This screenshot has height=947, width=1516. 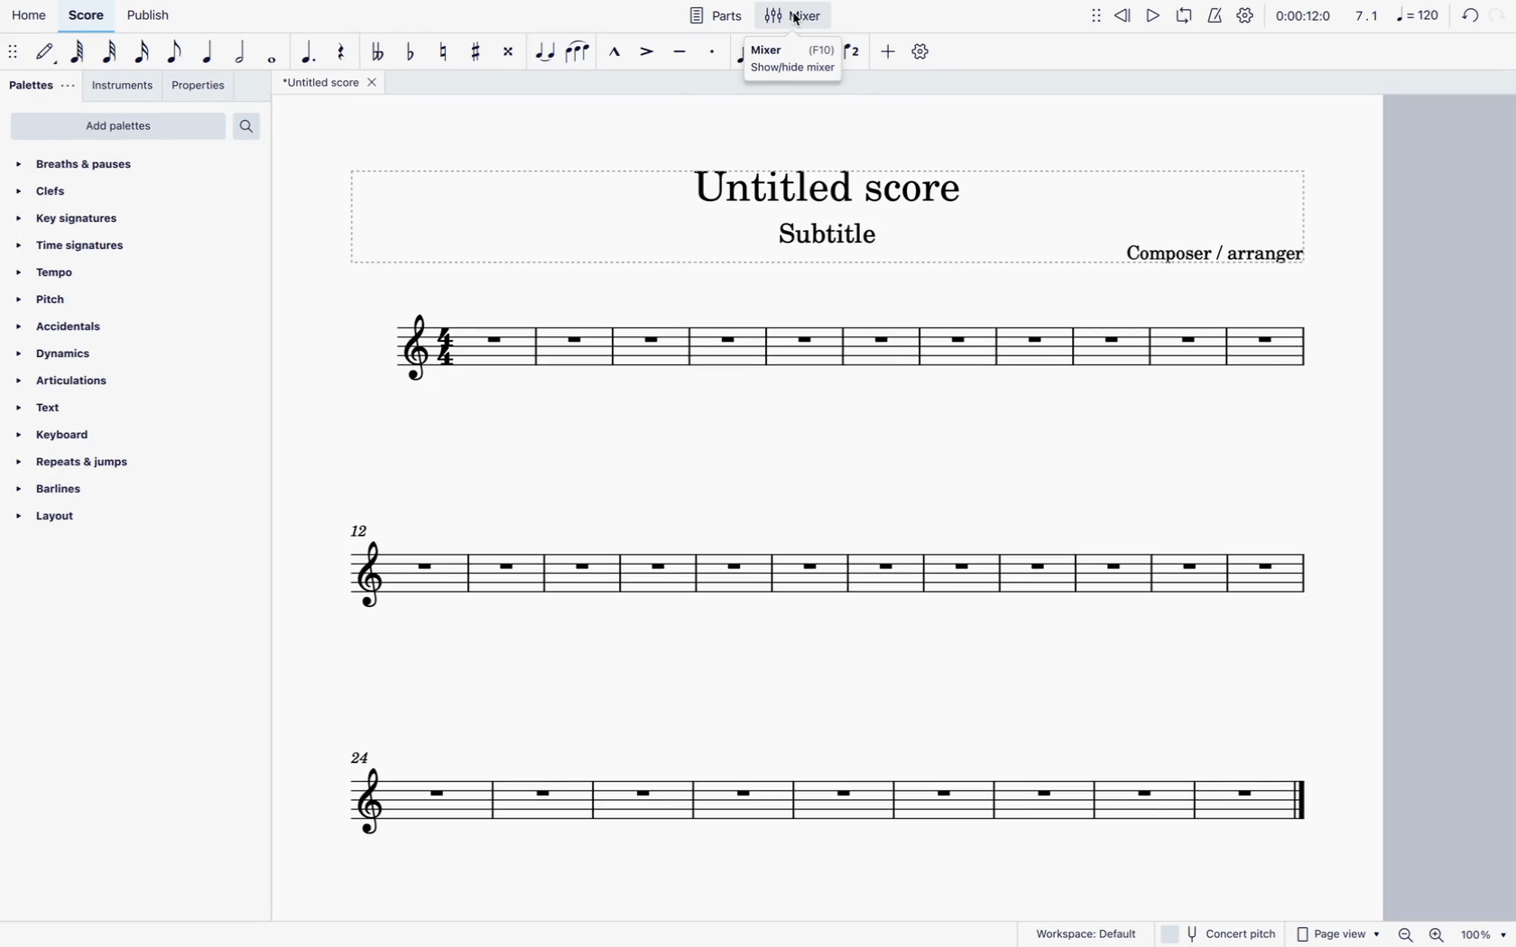 I want to click on parts, so click(x=717, y=15).